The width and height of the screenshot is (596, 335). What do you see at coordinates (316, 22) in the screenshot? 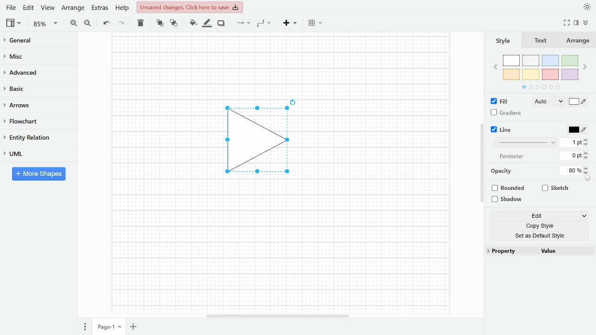
I see `Table` at bounding box center [316, 22].